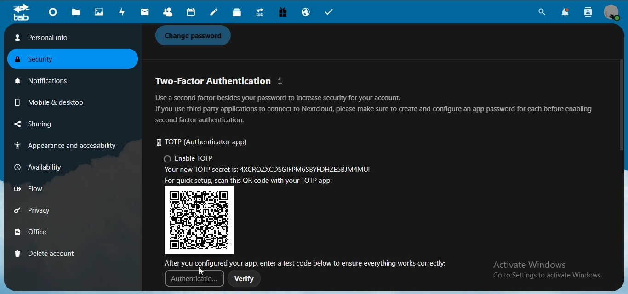  I want to click on two-factor authentication, so click(221, 81).